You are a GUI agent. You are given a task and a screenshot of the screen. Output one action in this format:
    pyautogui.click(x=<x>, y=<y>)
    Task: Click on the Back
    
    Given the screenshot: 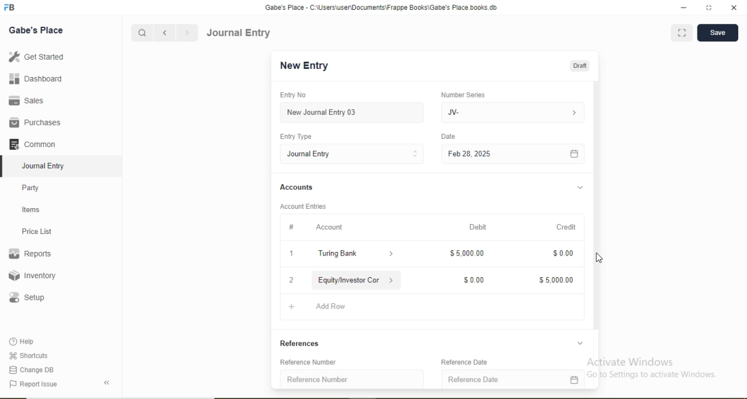 What is the action you would take?
    pyautogui.click(x=106, y=383)
    